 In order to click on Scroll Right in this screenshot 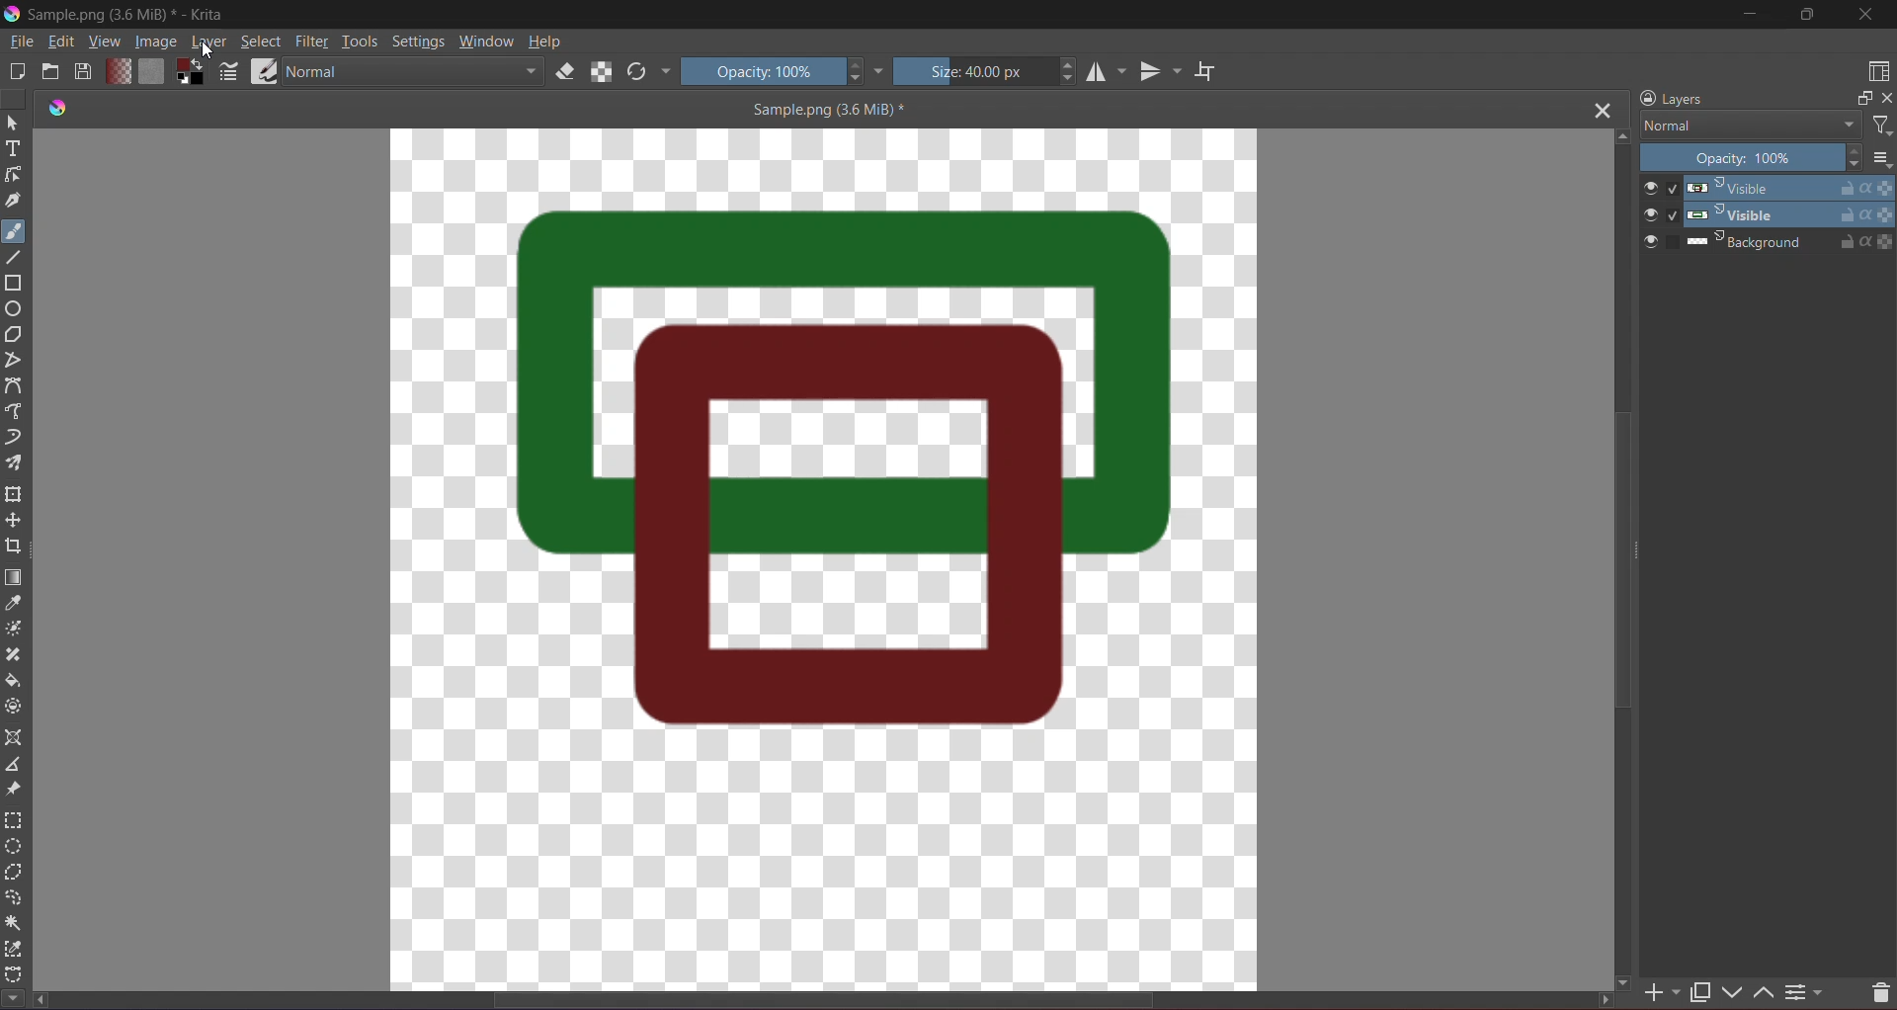, I will do `click(1602, 999)`.